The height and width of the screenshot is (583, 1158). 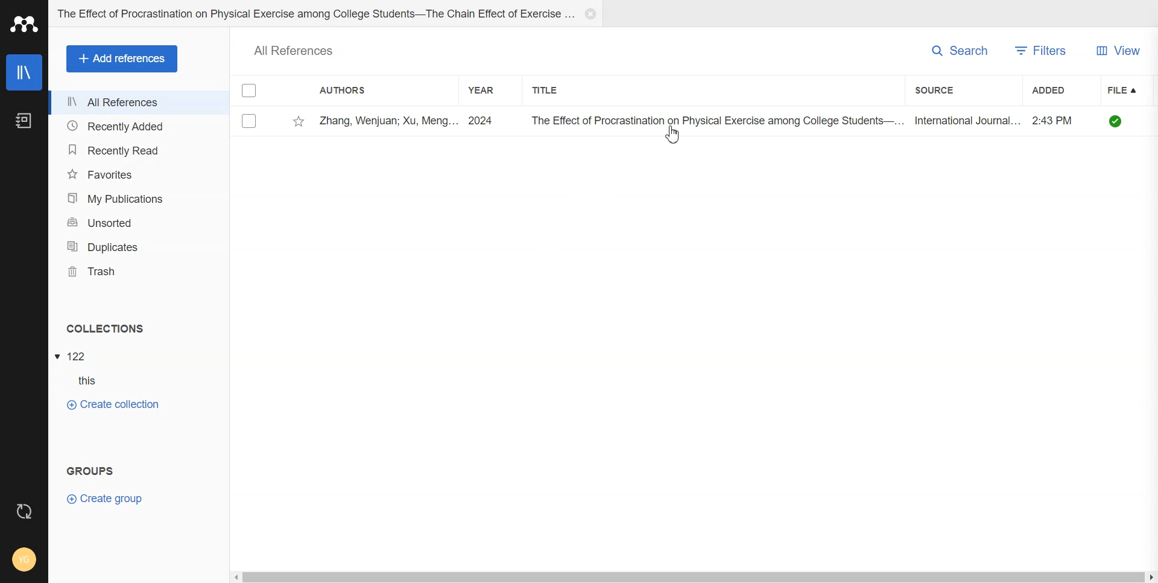 I want to click on Cursor, so click(x=672, y=139).